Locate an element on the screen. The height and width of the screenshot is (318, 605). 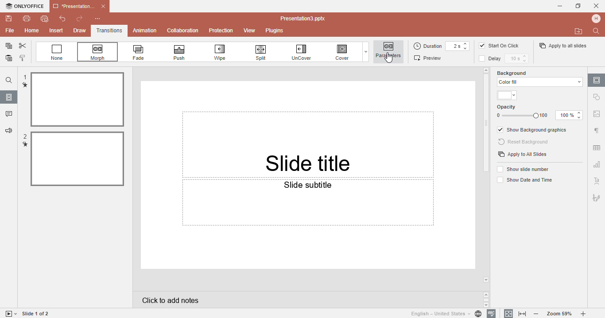
Only office is located at coordinates (24, 6).